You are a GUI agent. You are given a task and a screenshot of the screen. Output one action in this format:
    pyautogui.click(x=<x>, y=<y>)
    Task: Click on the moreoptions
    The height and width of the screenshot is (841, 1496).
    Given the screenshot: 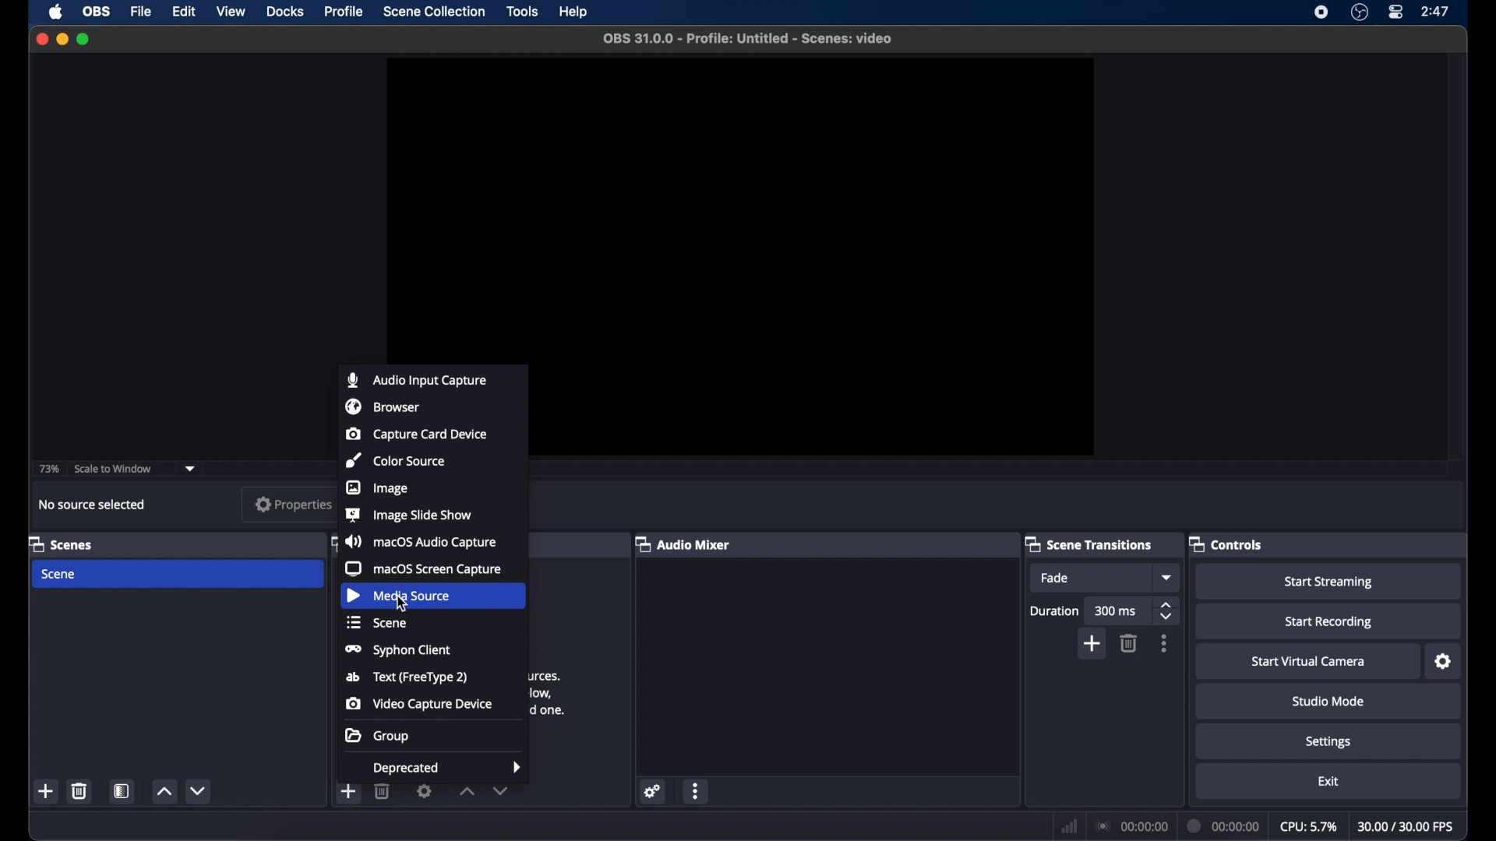 What is the action you would take?
    pyautogui.click(x=1164, y=643)
    